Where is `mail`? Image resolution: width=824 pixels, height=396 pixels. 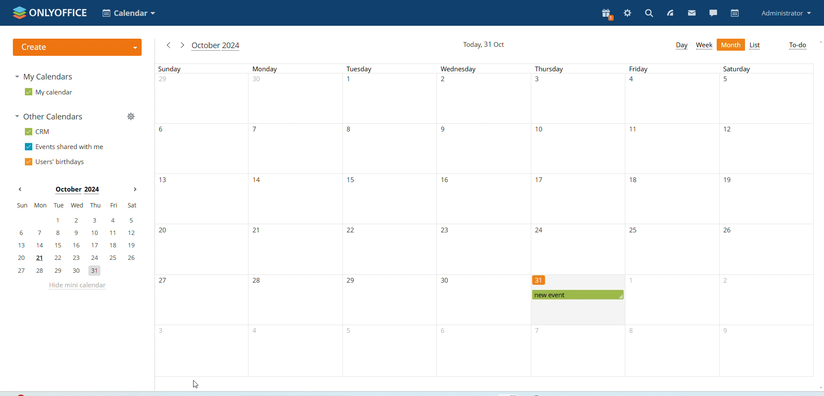
mail is located at coordinates (692, 13).